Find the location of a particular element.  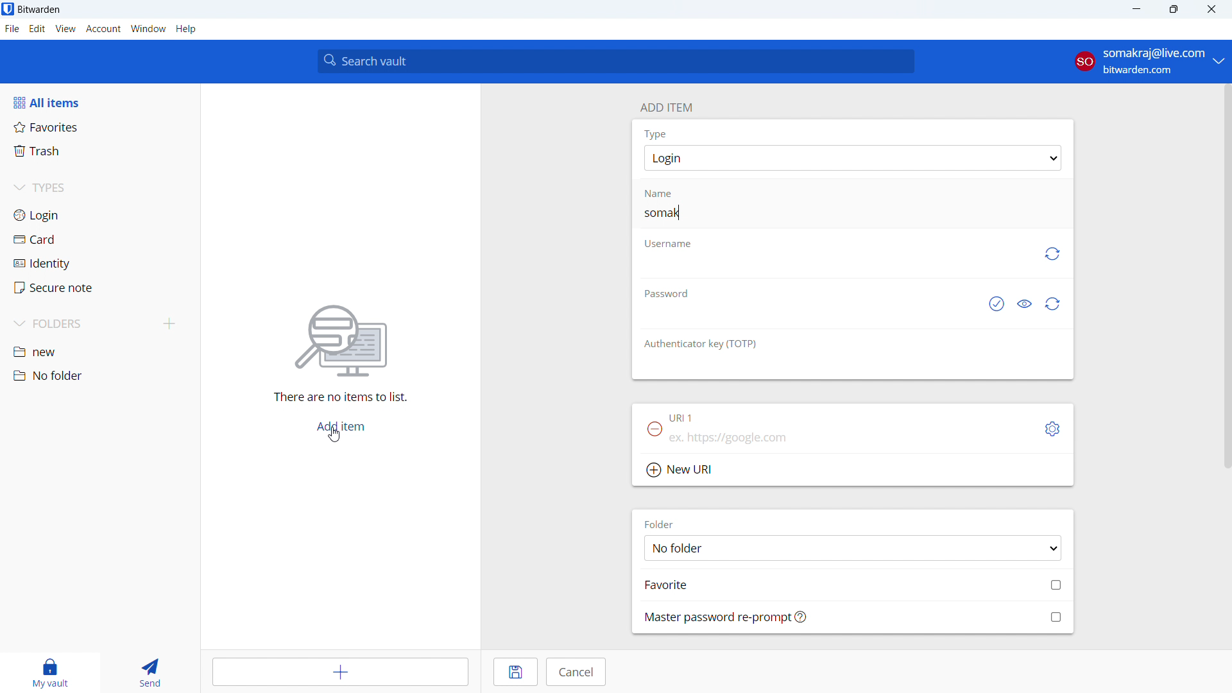

otp is located at coordinates (702, 343).